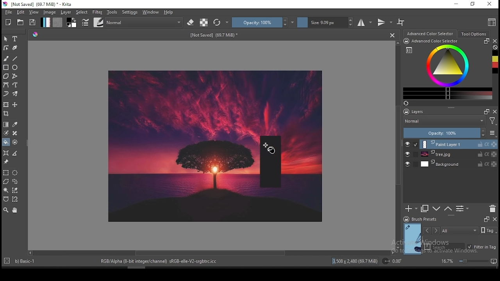 The image size is (500, 281). Describe the element at coordinates (20, 12) in the screenshot. I see `edit` at that location.